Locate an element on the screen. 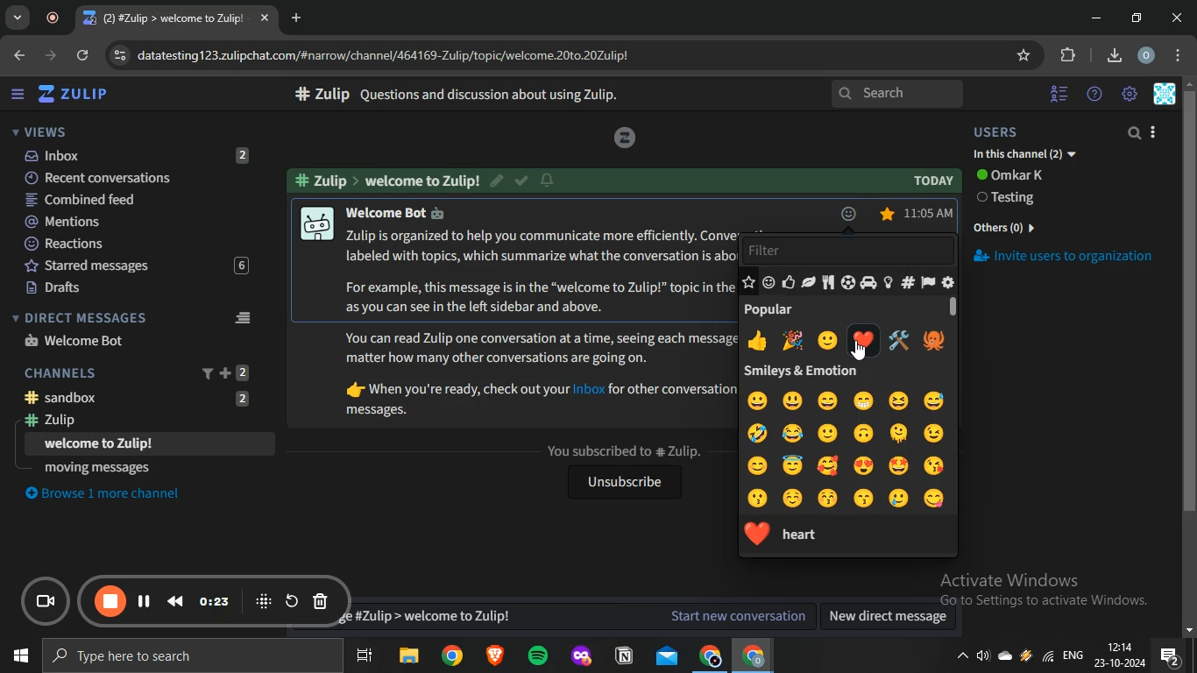  winamp agent is located at coordinates (1026, 660).